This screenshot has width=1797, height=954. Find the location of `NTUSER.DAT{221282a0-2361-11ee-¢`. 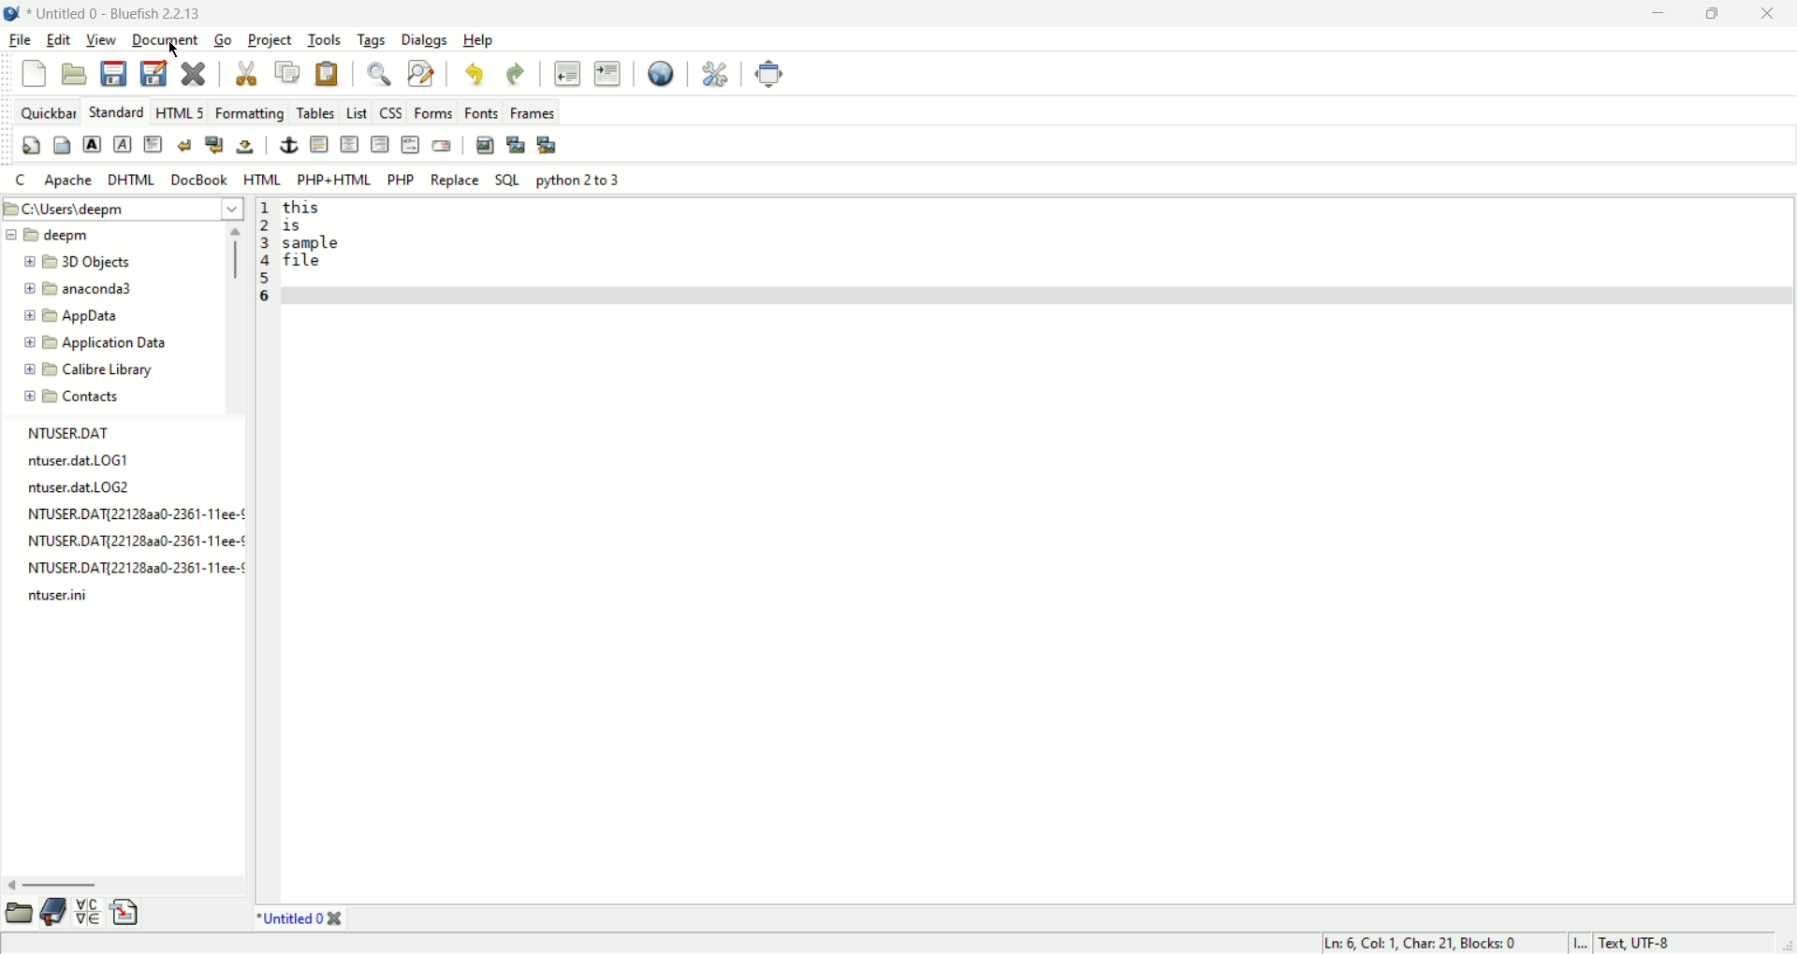

NTUSER.DAT{221282a0-2361-11ee-¢ is located at coordinates (132, 569).